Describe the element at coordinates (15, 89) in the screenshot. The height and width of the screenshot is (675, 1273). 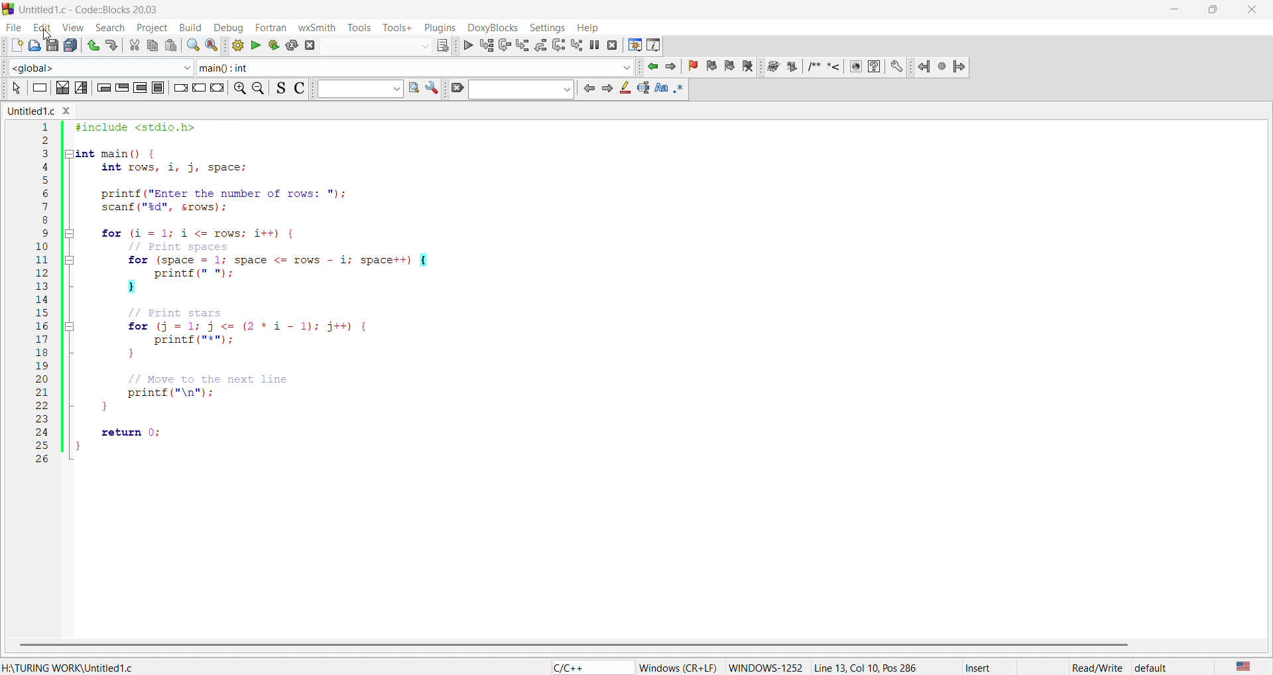
I see `select` at that location.